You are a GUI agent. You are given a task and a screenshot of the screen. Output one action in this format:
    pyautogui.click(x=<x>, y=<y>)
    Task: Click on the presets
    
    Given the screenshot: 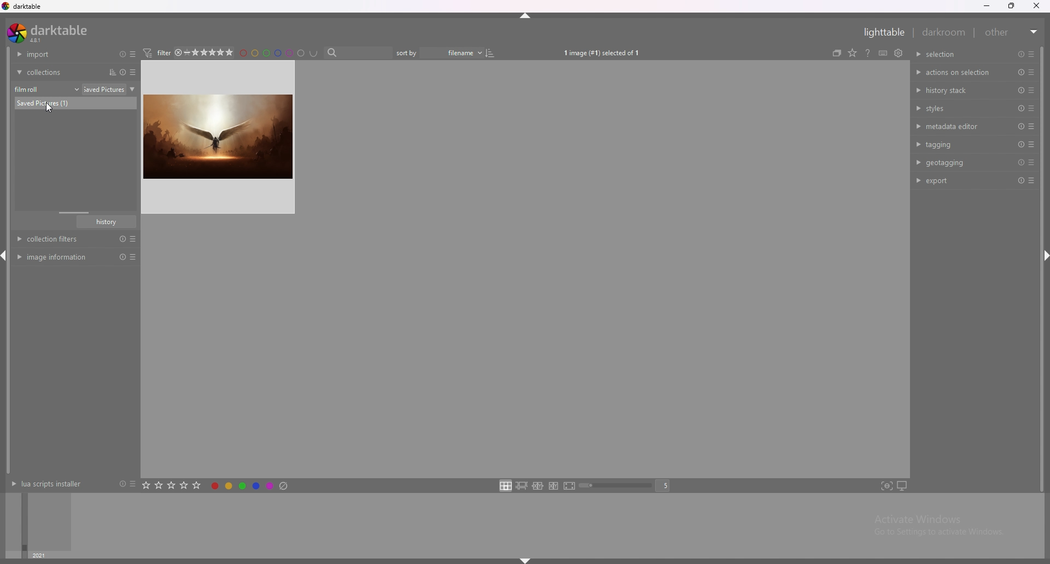 What is the action you would take?
    pyautogui.click(x=1031, y=163)
    